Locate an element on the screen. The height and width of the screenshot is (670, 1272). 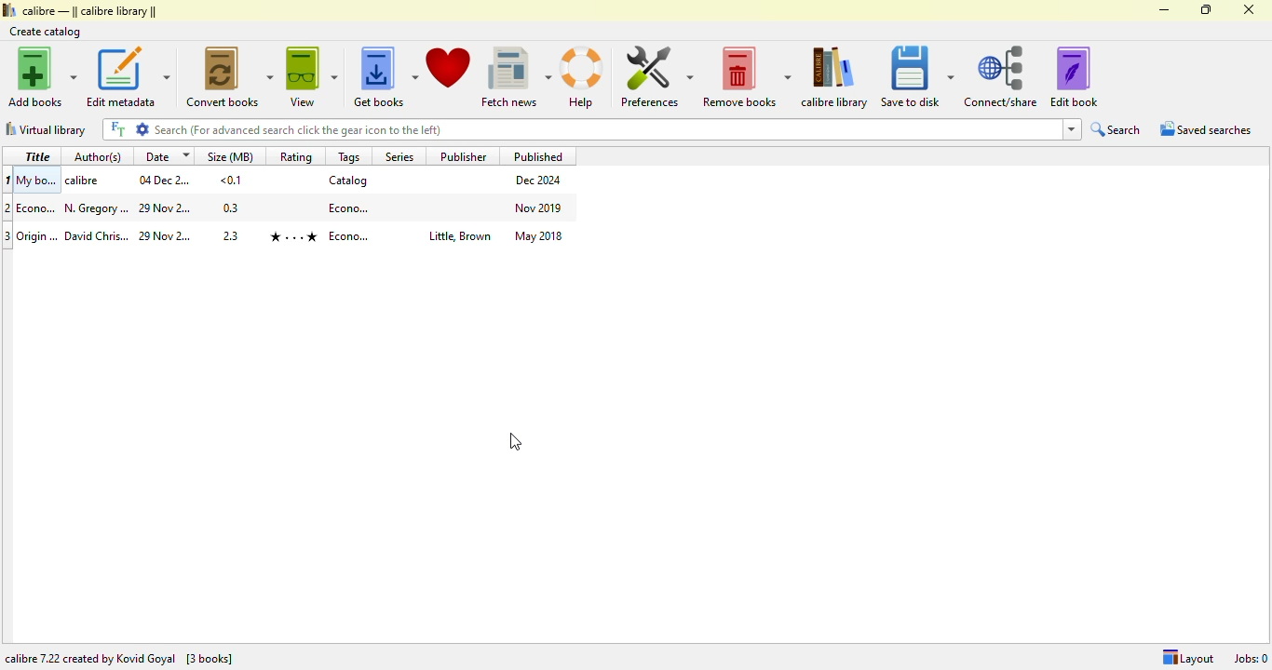
search is located at coordinates (1116, 129).